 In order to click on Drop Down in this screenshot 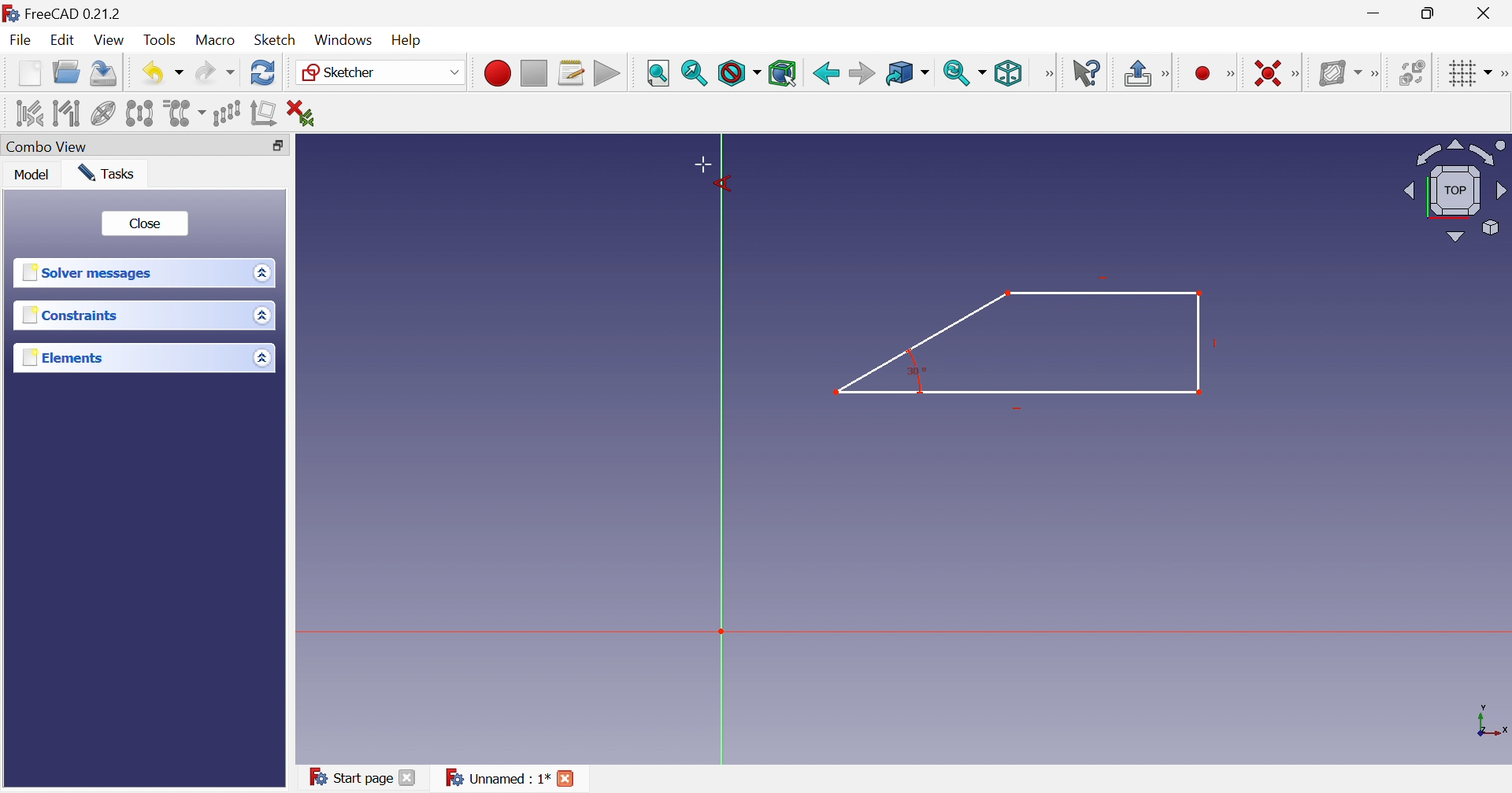, I will do `click(928, 73)`.